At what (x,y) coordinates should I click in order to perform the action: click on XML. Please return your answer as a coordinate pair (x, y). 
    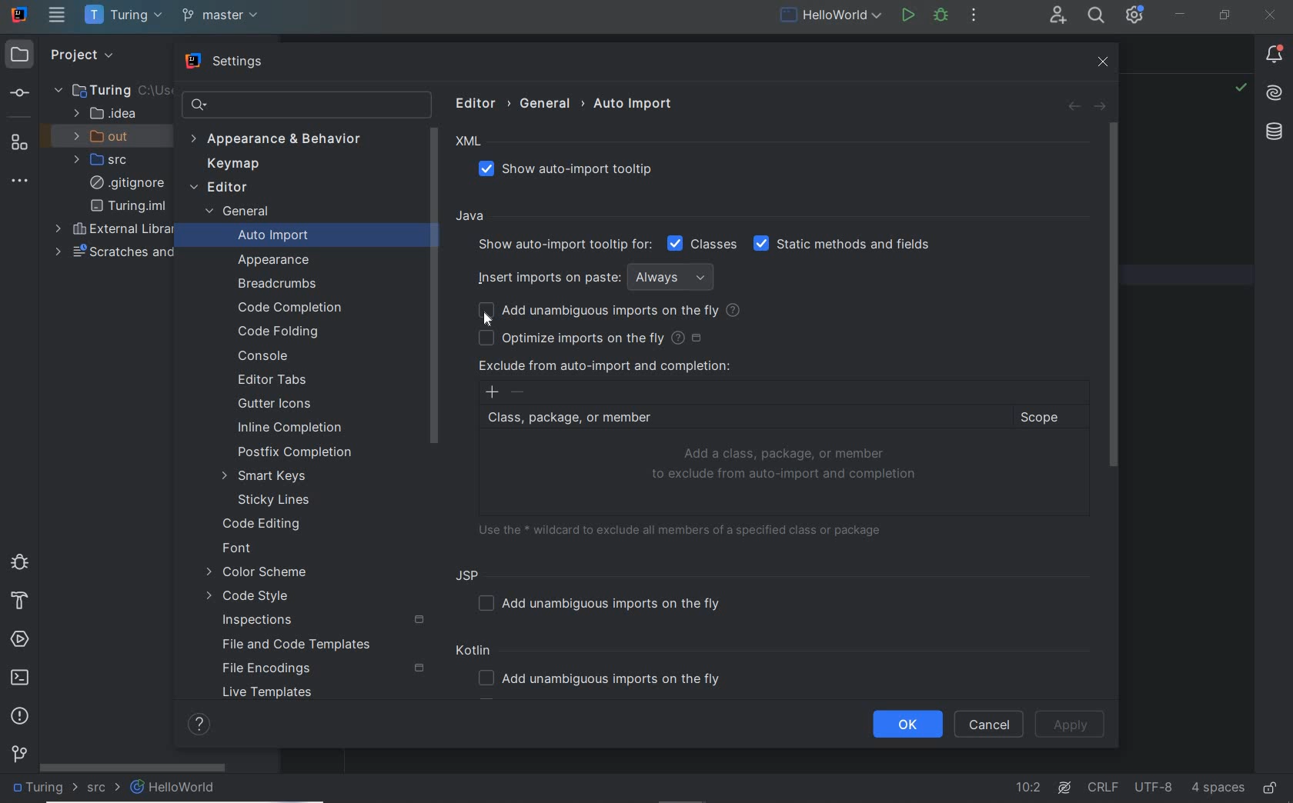
    Looking at the image, I should click on (469, 142).